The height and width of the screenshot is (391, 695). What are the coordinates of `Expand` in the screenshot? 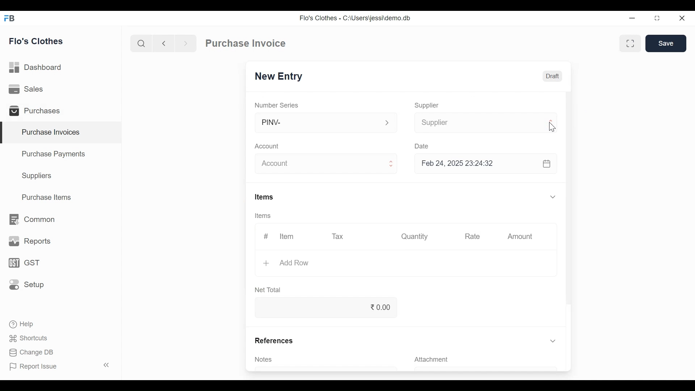 It's located at (553, 341).